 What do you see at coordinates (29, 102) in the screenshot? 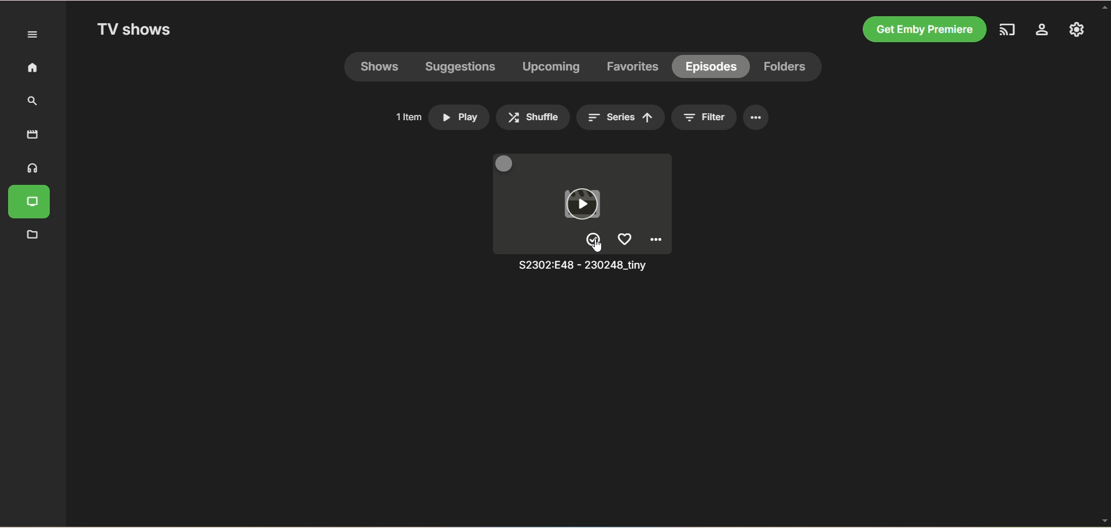
I see `search` at bounding box center [29, 102].